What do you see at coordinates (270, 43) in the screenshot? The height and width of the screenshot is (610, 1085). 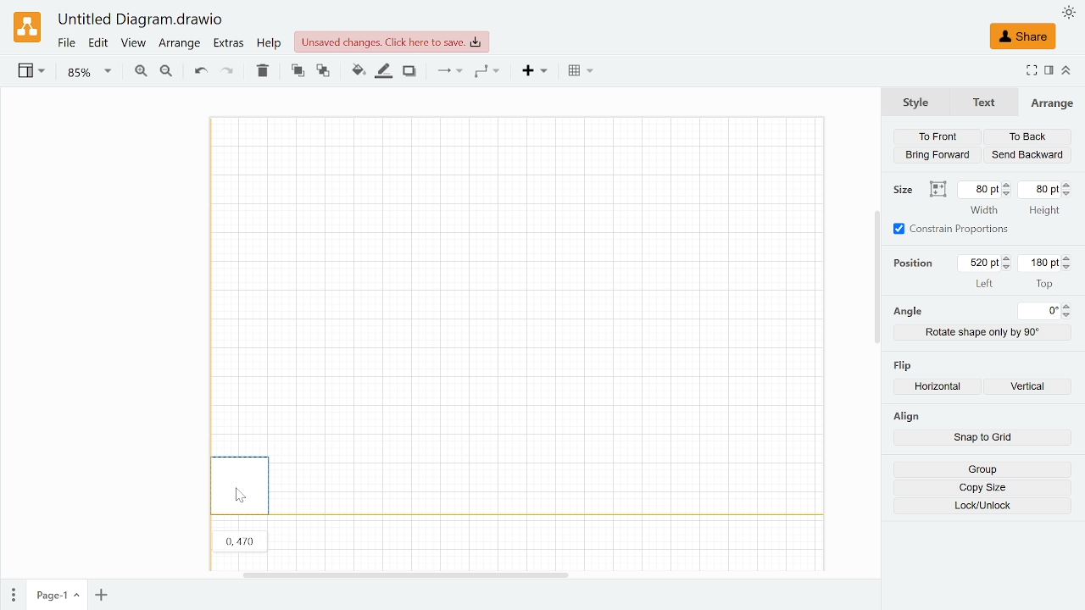 I see `Help` at bounding box center [270, 43].